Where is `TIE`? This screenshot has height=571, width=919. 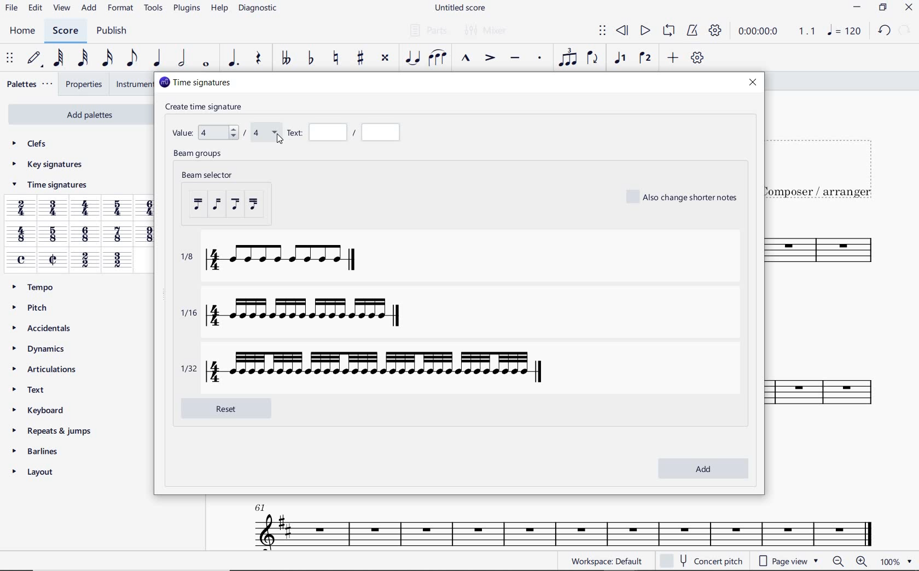
TIE is located at coordinates (412, 57).